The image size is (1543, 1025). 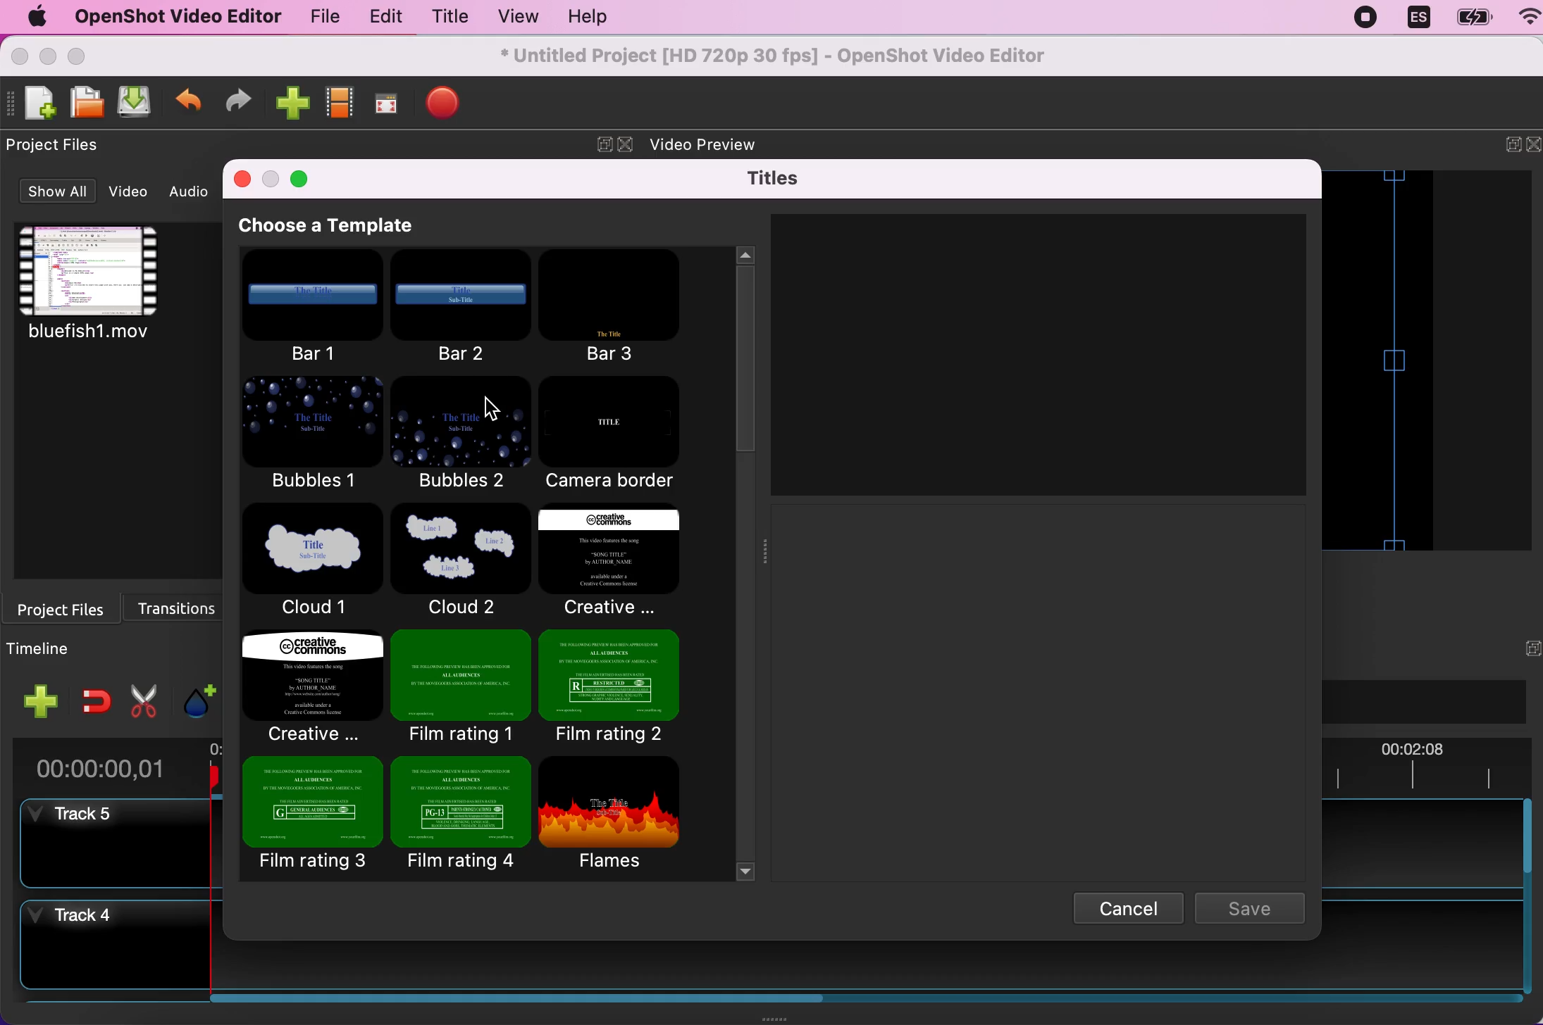 I want to click on close, so click(x=627, y=146).